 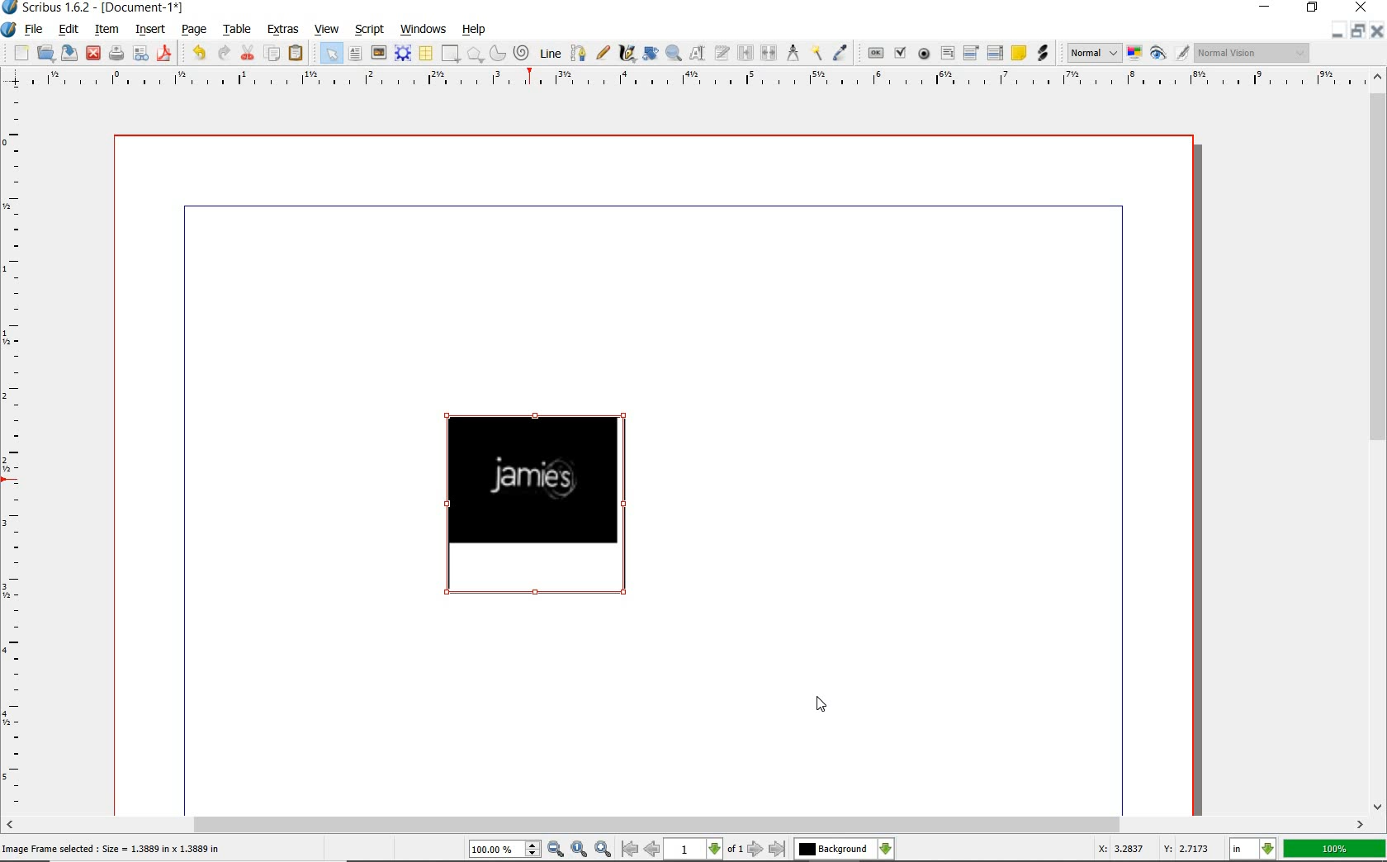 What do you see at coordinates (247, 54) in the screenshot?
I see `CUT` at bounding box center [247, 54].